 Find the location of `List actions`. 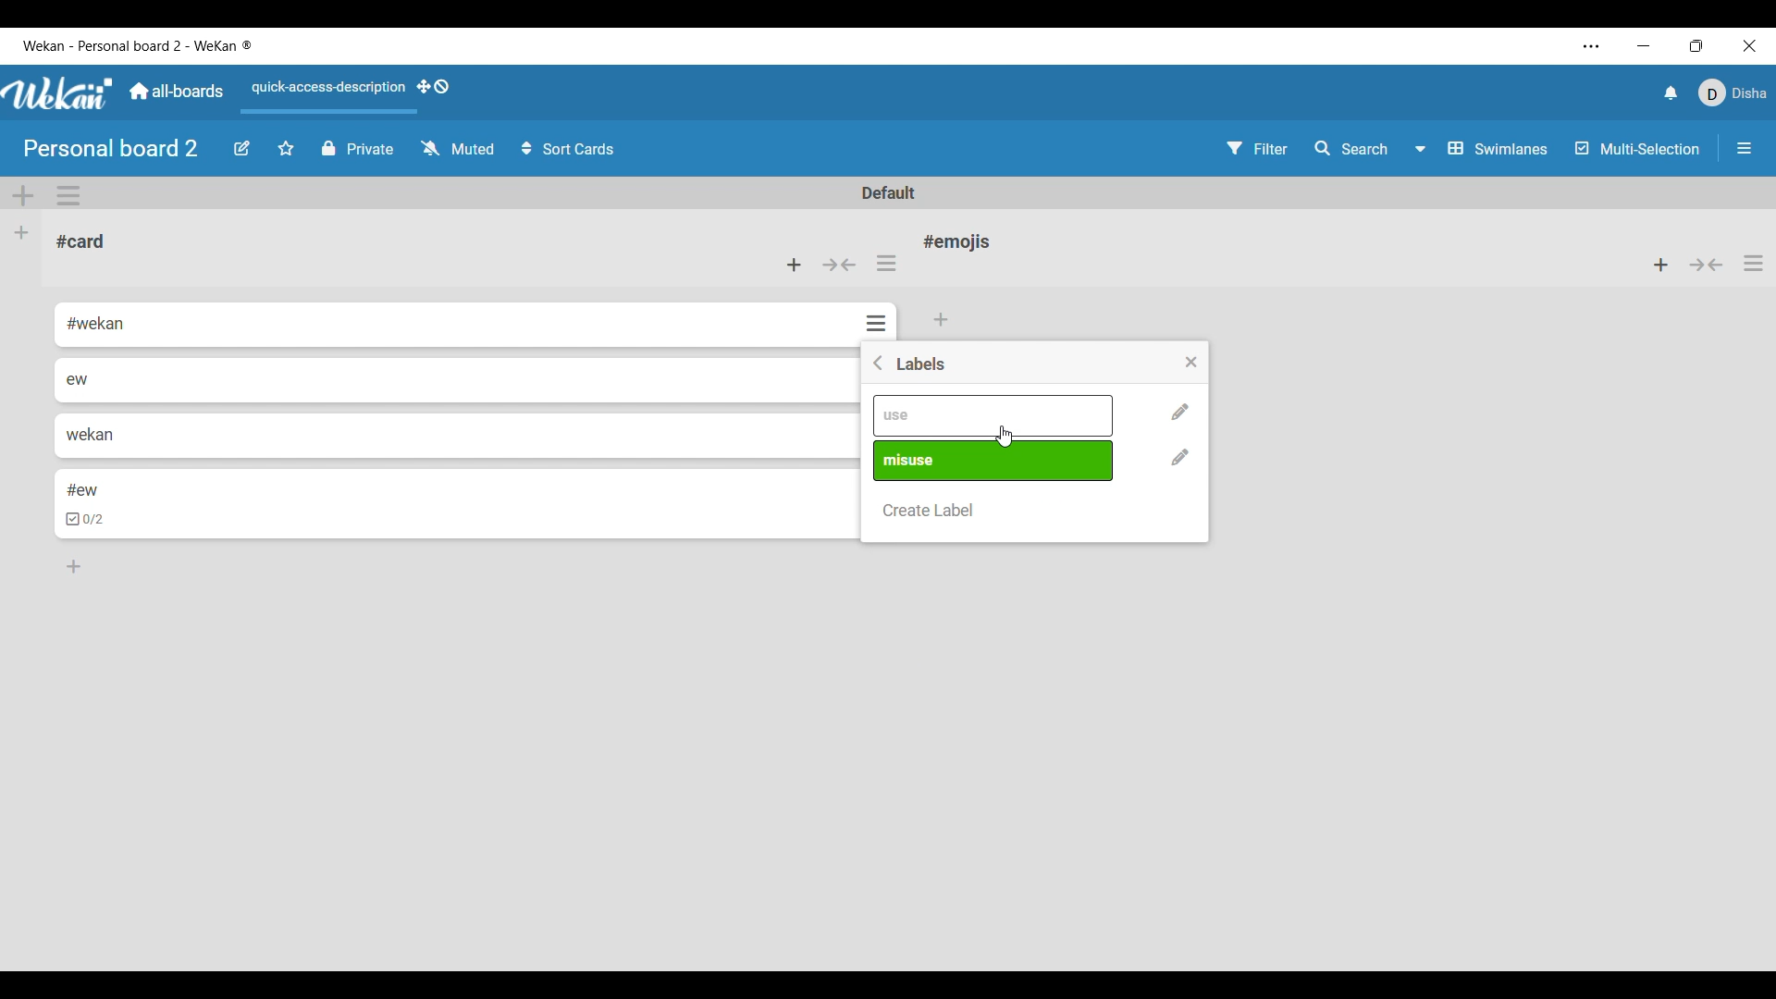

List actions is located at coordinates (1753, 264).